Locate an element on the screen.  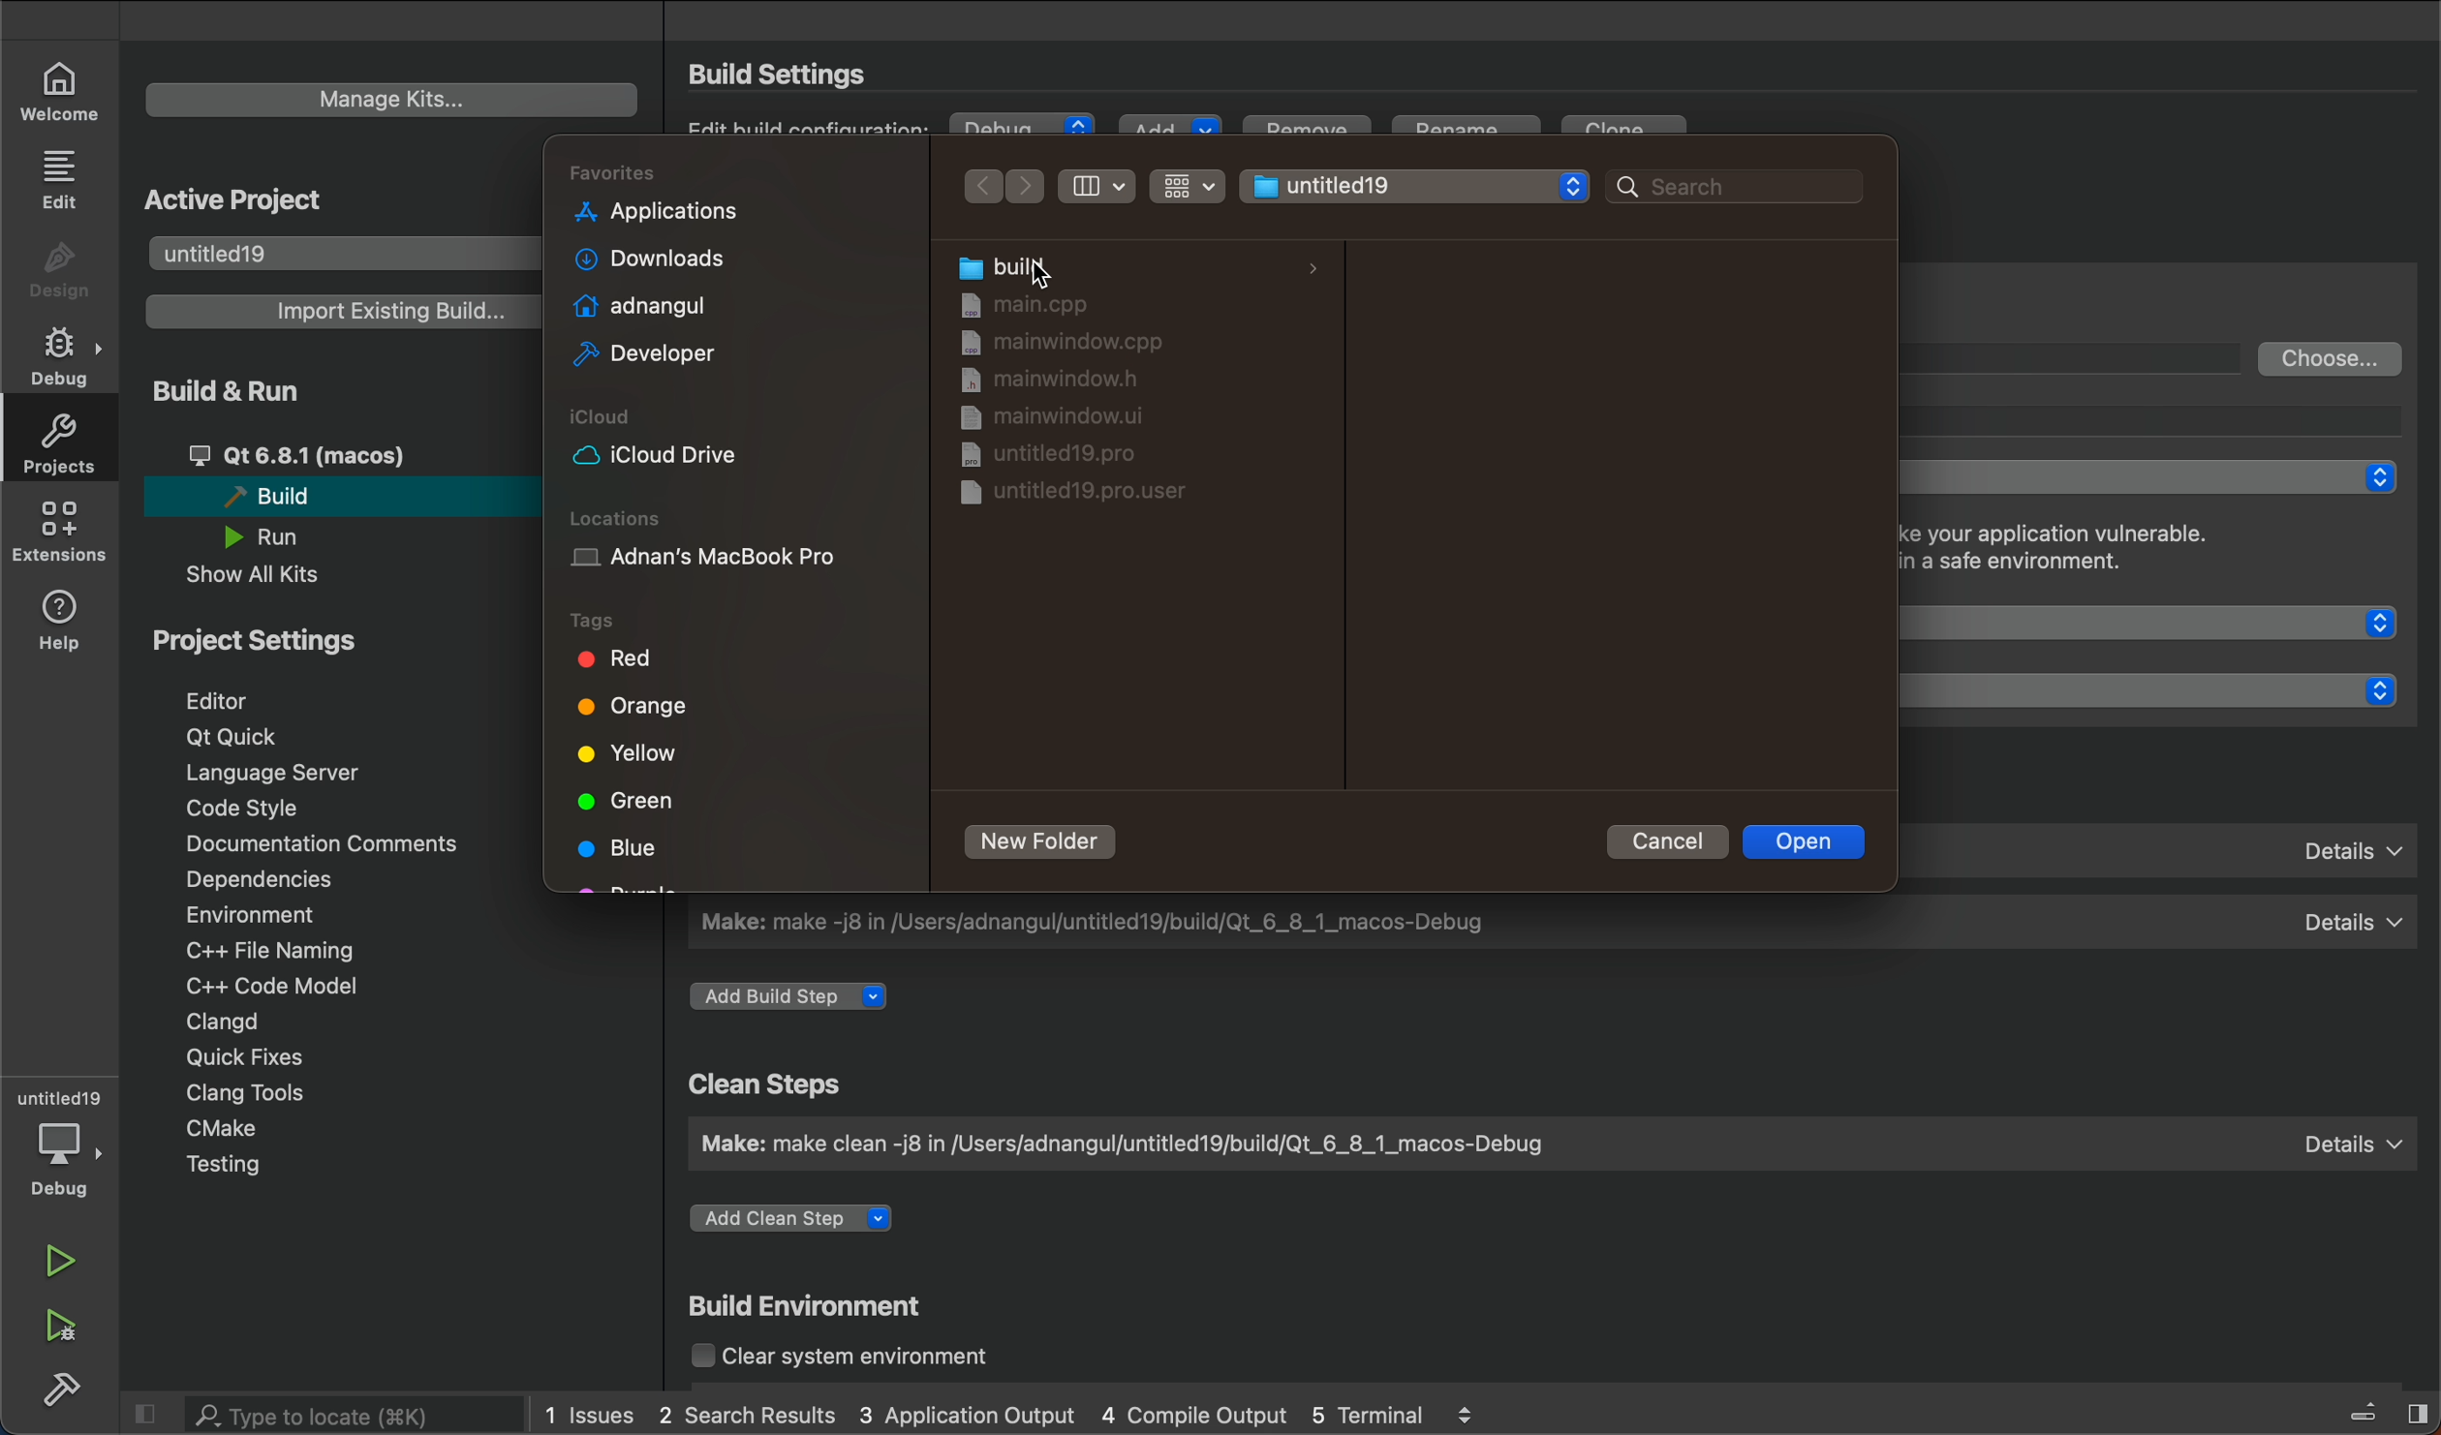
projects is located at coordinates (55, 443).